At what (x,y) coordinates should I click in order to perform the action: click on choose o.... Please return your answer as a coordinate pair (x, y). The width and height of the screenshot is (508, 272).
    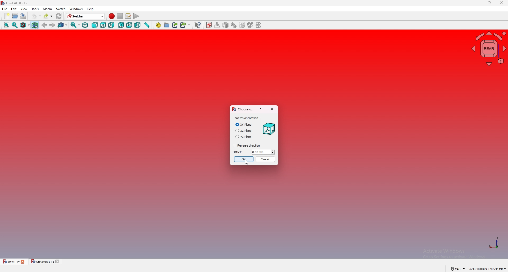
    Looking at the image, I should click on (243, 109).